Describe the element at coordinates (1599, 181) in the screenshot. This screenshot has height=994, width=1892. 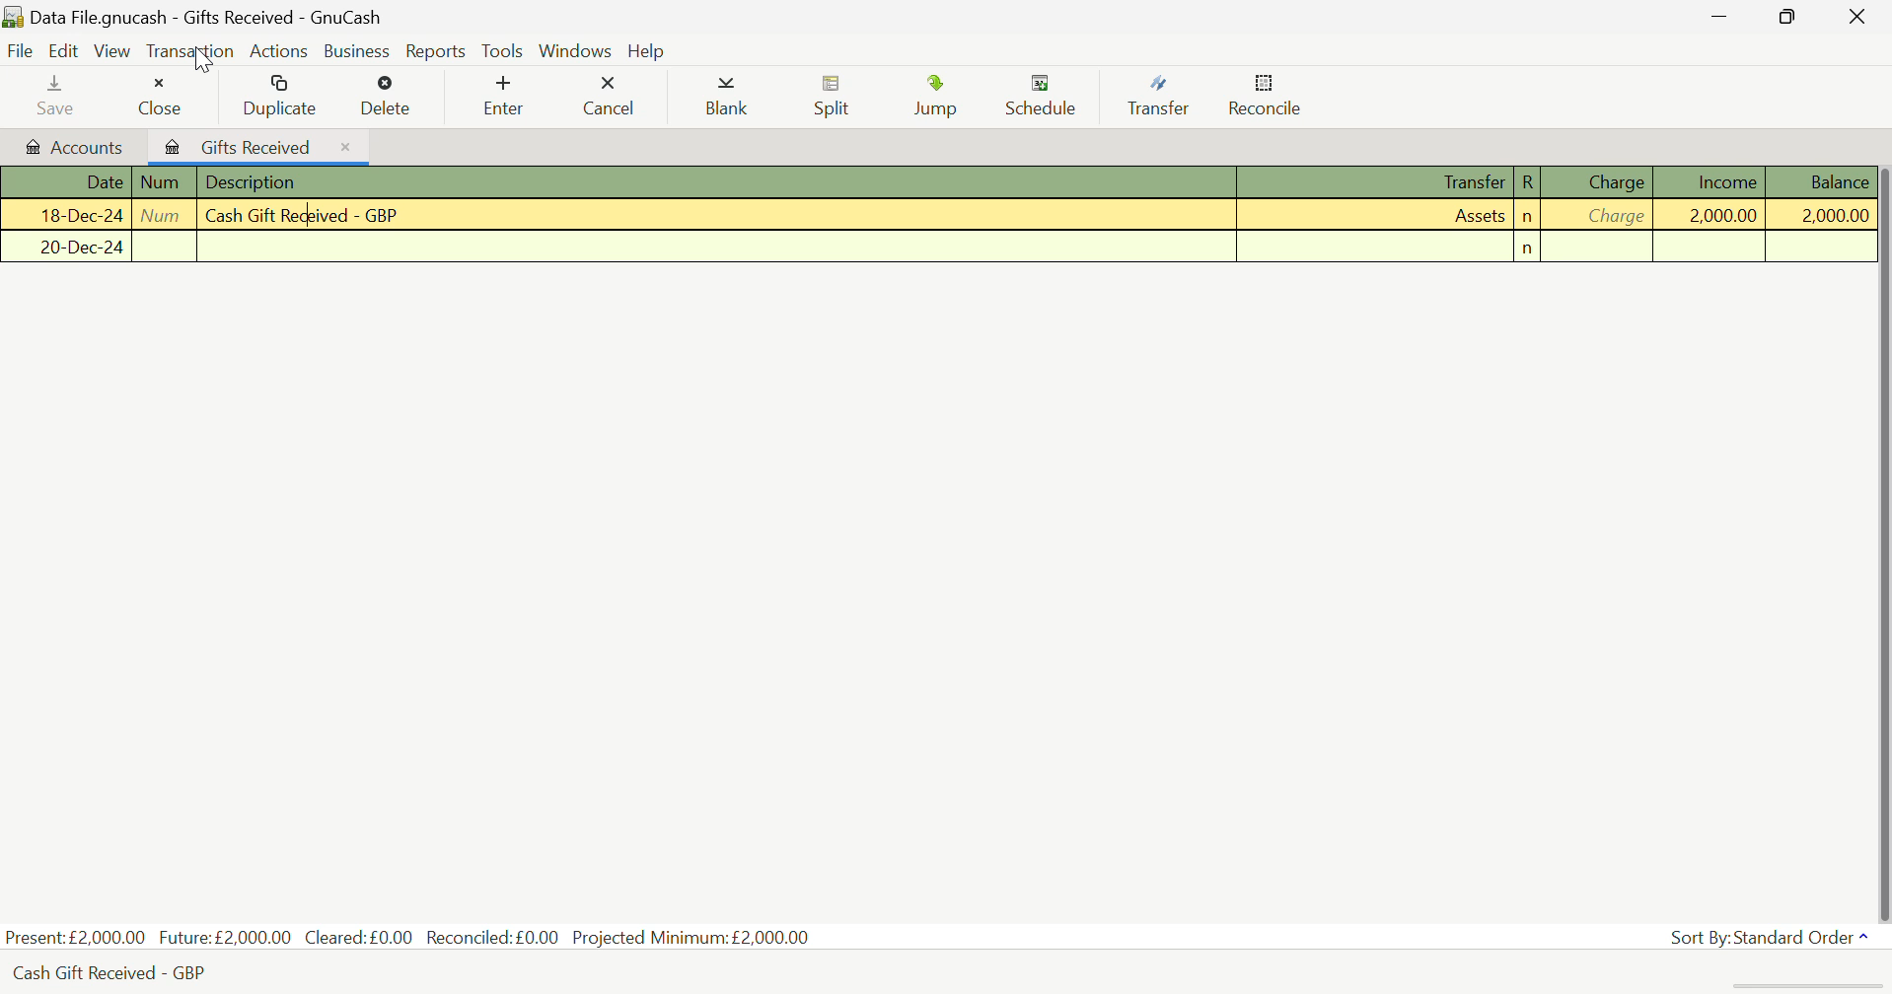
I see `Charge` at that location.